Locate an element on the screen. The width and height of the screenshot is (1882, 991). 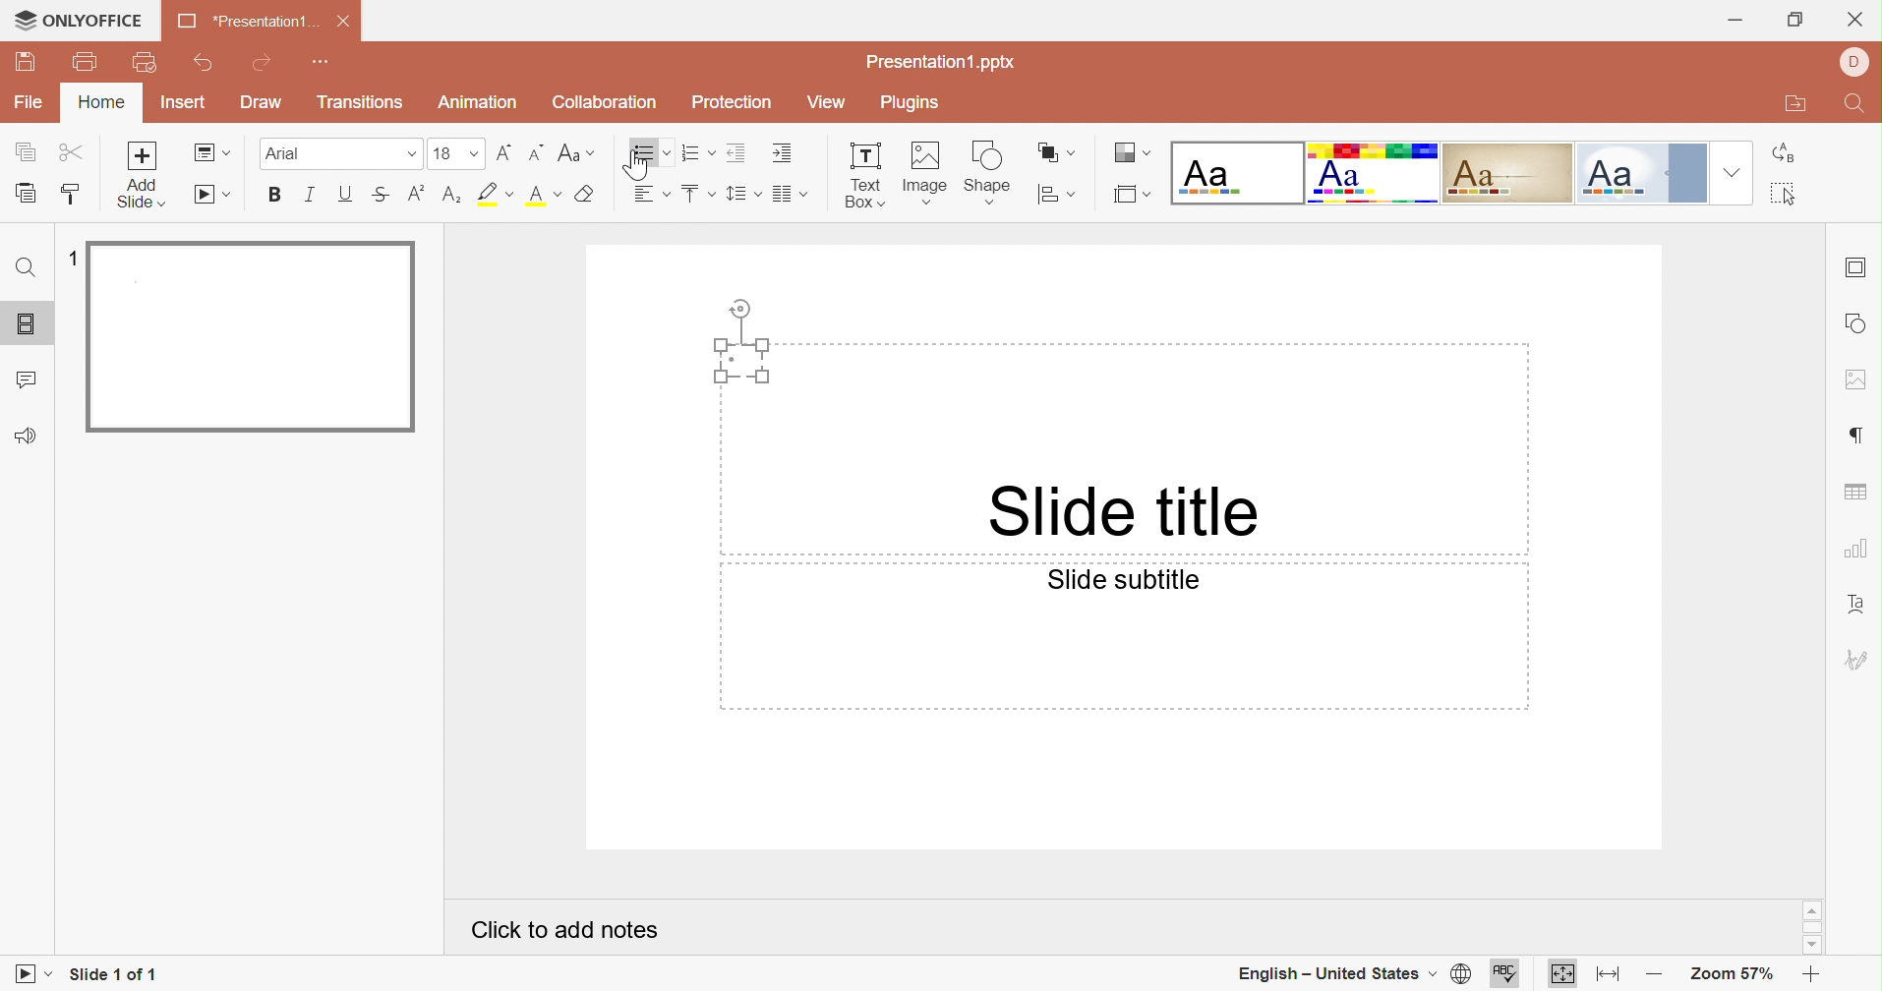
Drop Down is located at coordinates (412, 155).